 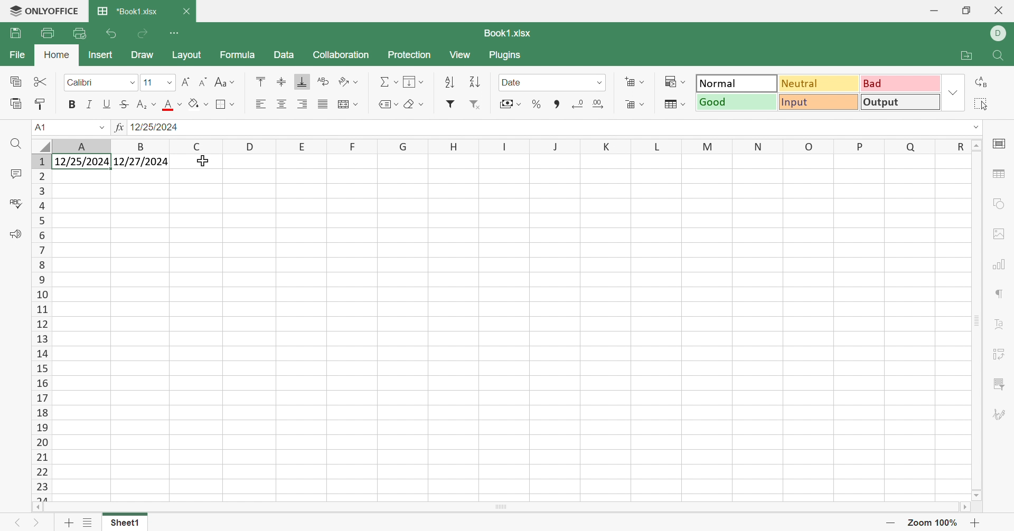 I want to click on Percent style, so click(x=538, y=104).